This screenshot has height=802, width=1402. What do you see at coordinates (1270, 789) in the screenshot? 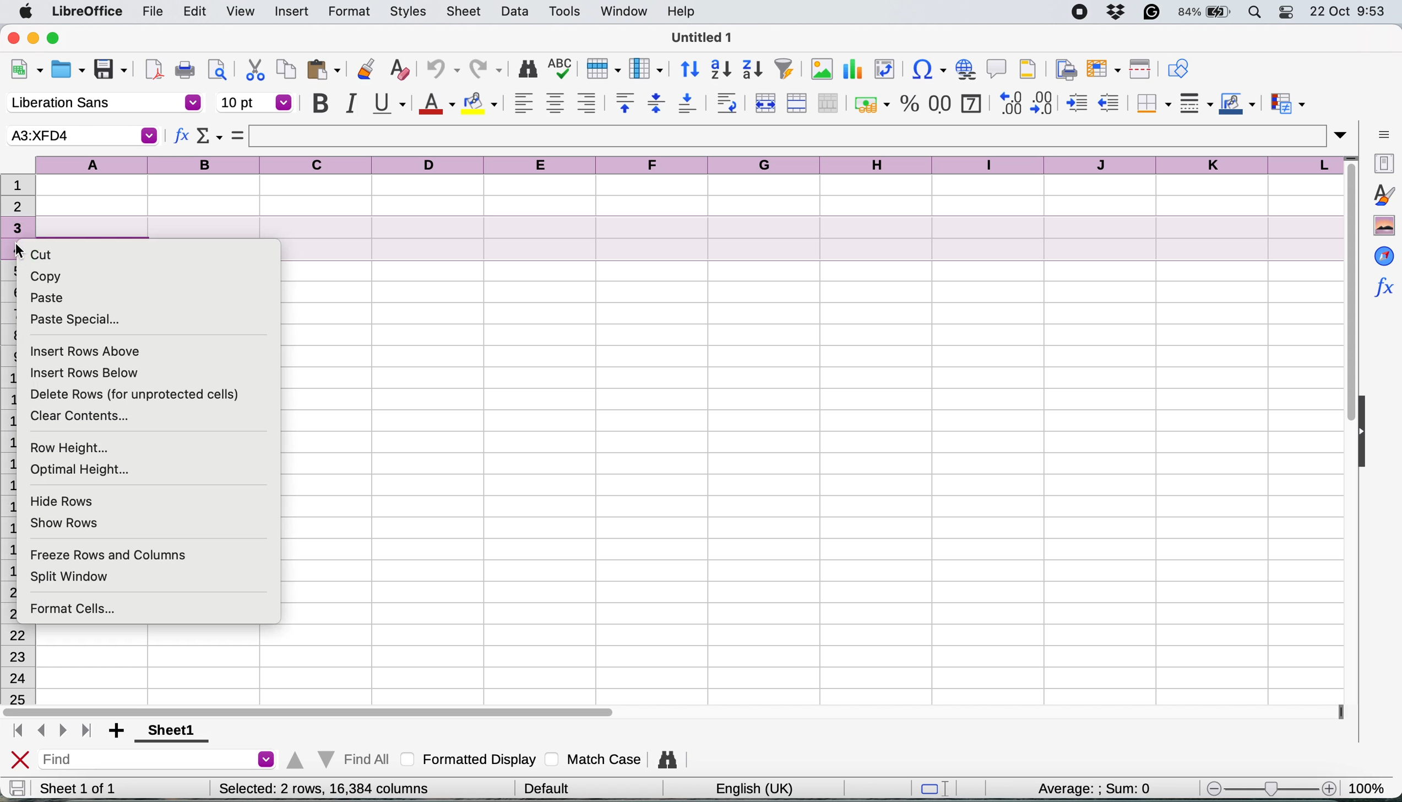
I see `zoom scale` at bounding box center [1270, 789].